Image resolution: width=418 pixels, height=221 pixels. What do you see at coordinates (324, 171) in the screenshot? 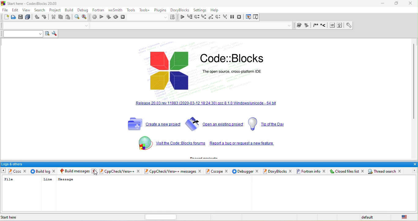
I see `close` at bounding box center [324, 171].